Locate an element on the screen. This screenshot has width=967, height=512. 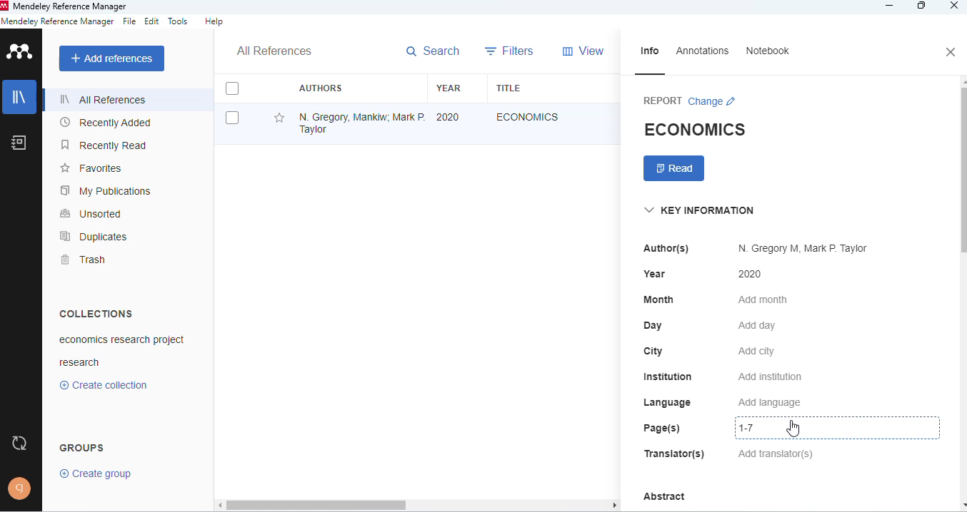
add translator(s) is located at coordinates (776, 454).